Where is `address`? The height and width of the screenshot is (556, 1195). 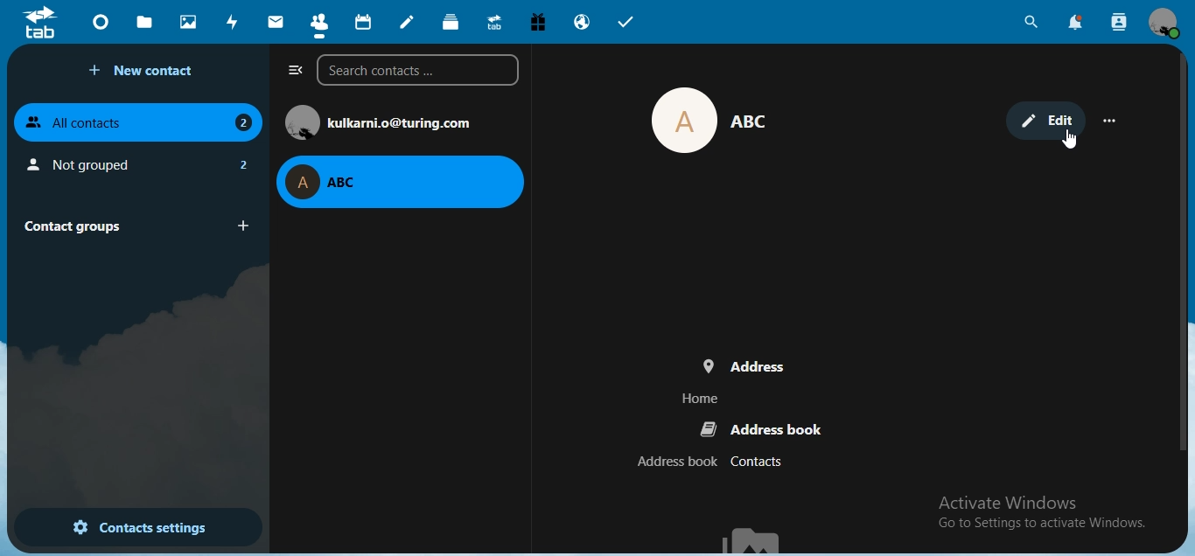
address is located at coordinates (720, 364).